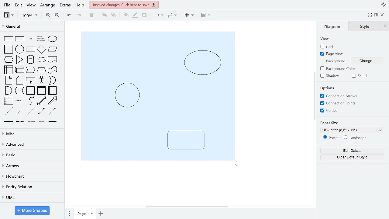 This screenshot has height=219, width=389. I want to click on clear default style, so click(352, 157).